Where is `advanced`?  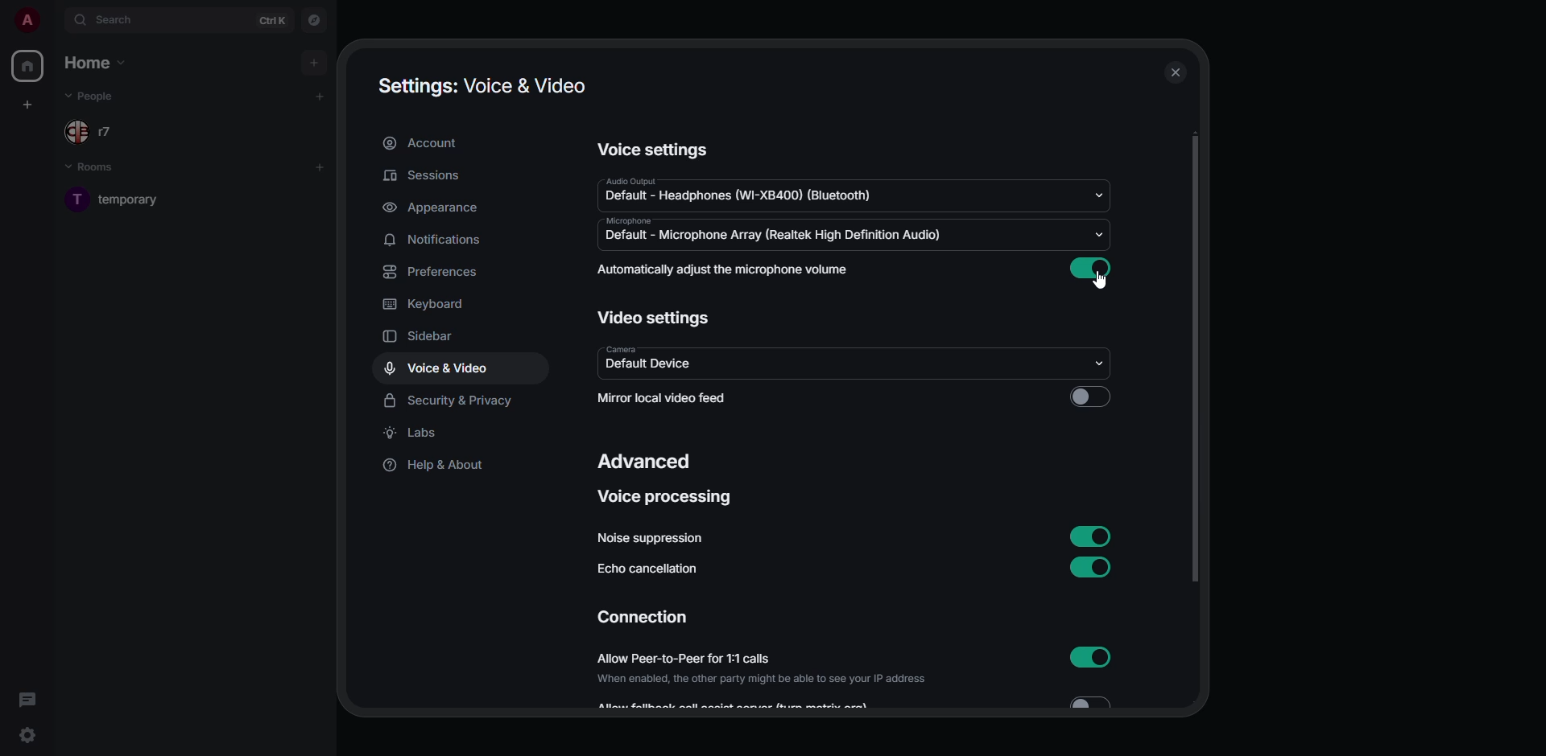 advanced is located at coordinates (646, 459).